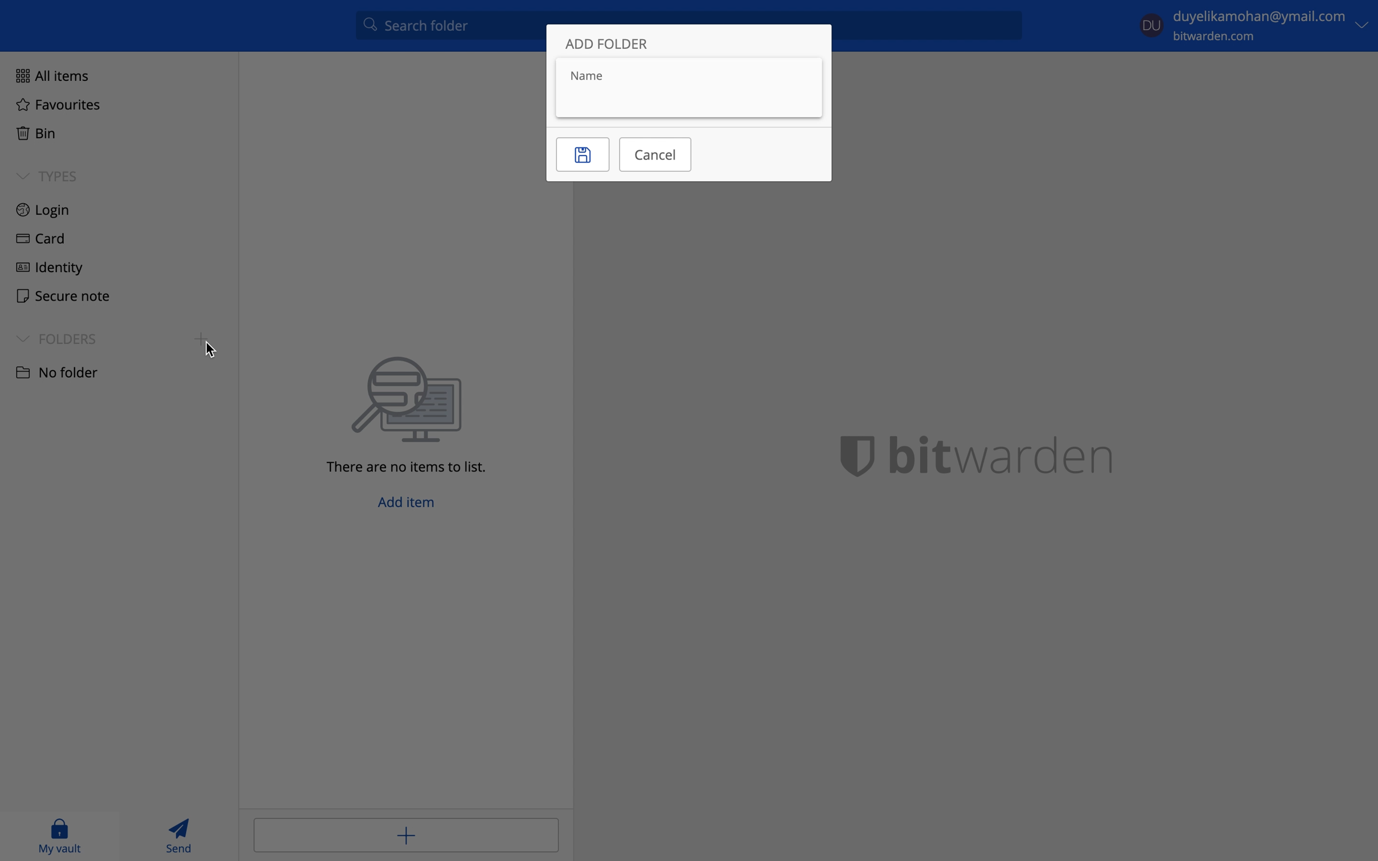 The width and height of the screenshot is (1378, 861). Describe the element at coordinates (182, 835) in the screenshot. I see `send` at that location.